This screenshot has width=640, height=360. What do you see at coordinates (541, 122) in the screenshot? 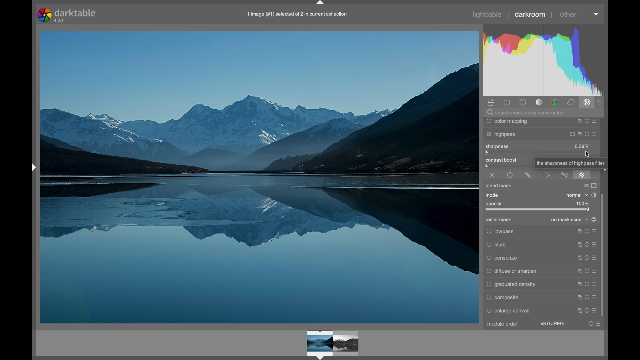
I see `color mapping` at bounding box center [541, 122].